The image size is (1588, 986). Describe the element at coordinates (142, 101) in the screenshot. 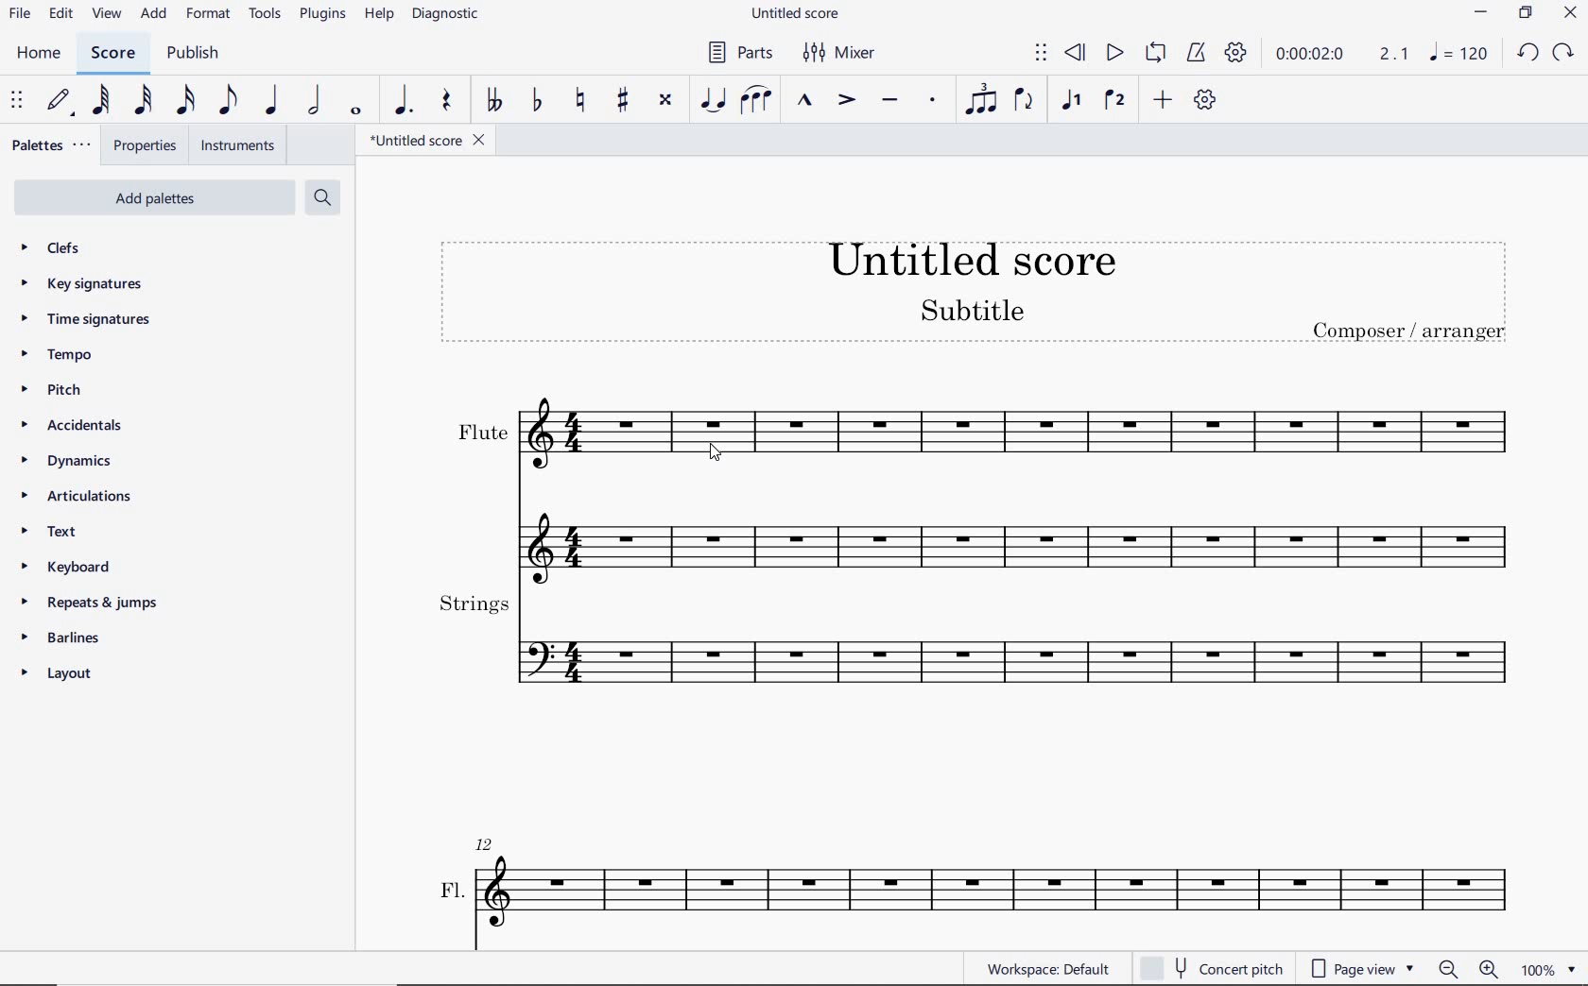

I see `32ND NOTE` at that location.